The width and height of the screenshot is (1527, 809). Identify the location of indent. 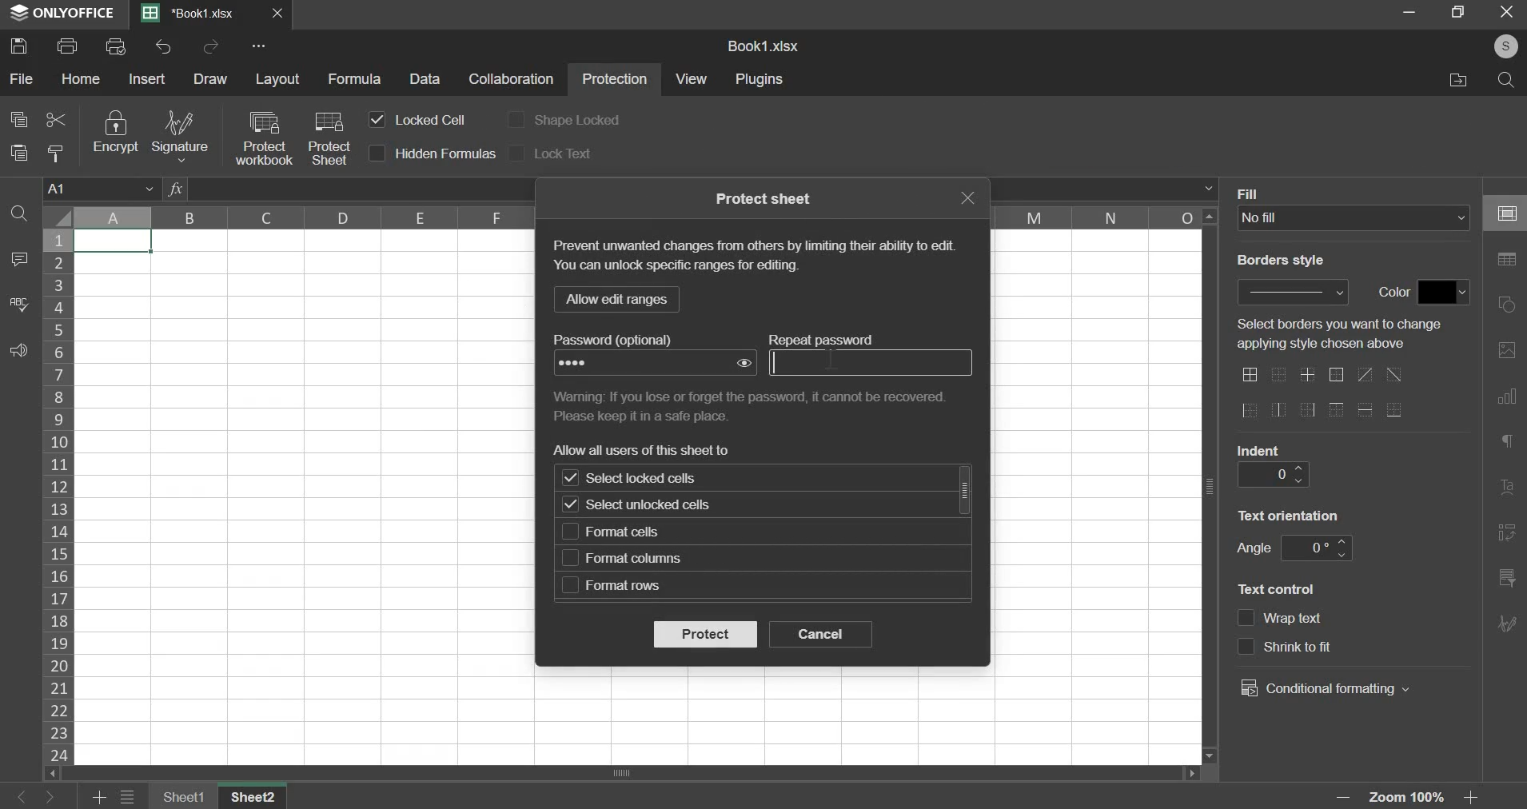
(1272, 474).